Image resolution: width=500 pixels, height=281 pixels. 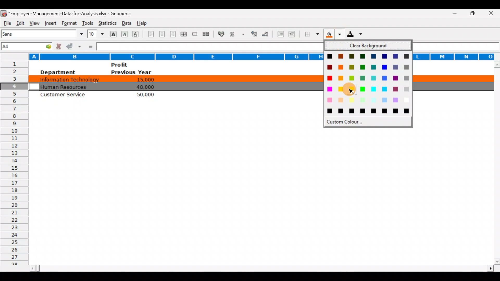 I want to click on Formula bar, so click(x=207, y=46).